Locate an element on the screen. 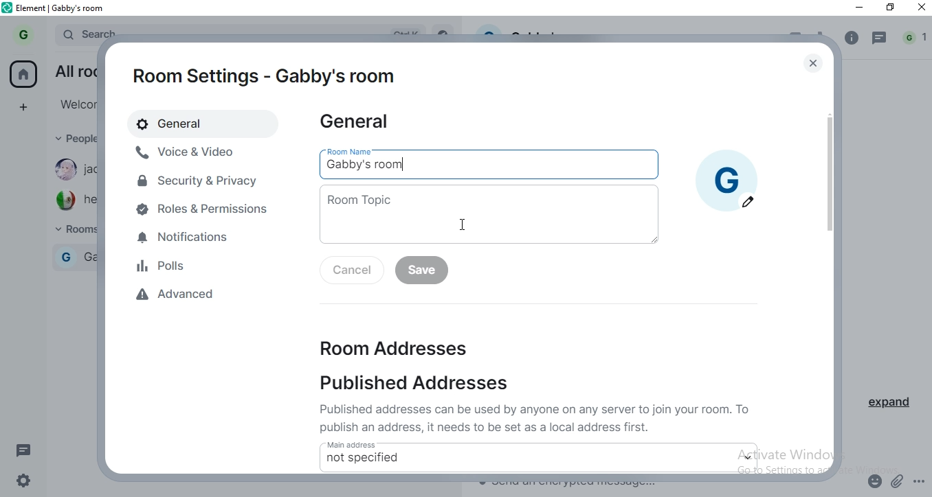  scroll bar is located at coordinates (829, 195).